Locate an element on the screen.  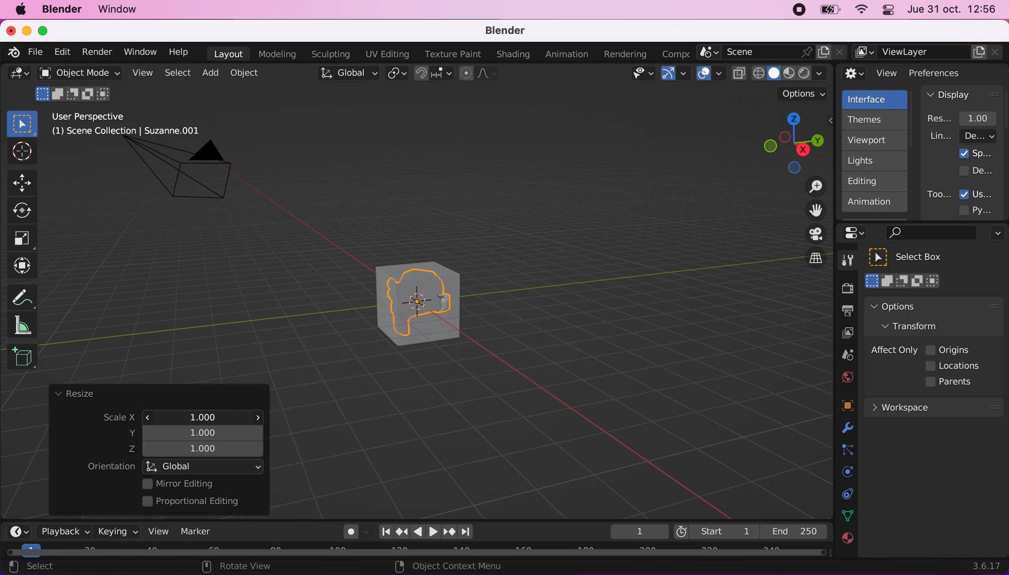
playback is located at coordinates (62, 531).